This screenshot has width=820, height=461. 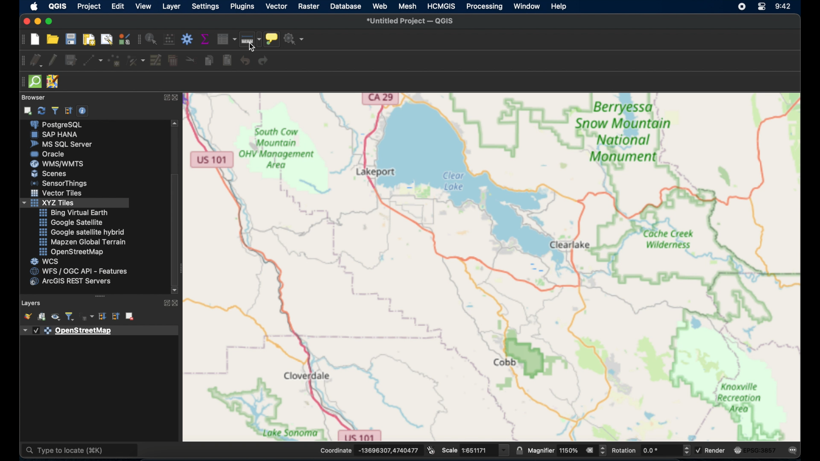 I want to click on browser, so click(x=35, y=96).